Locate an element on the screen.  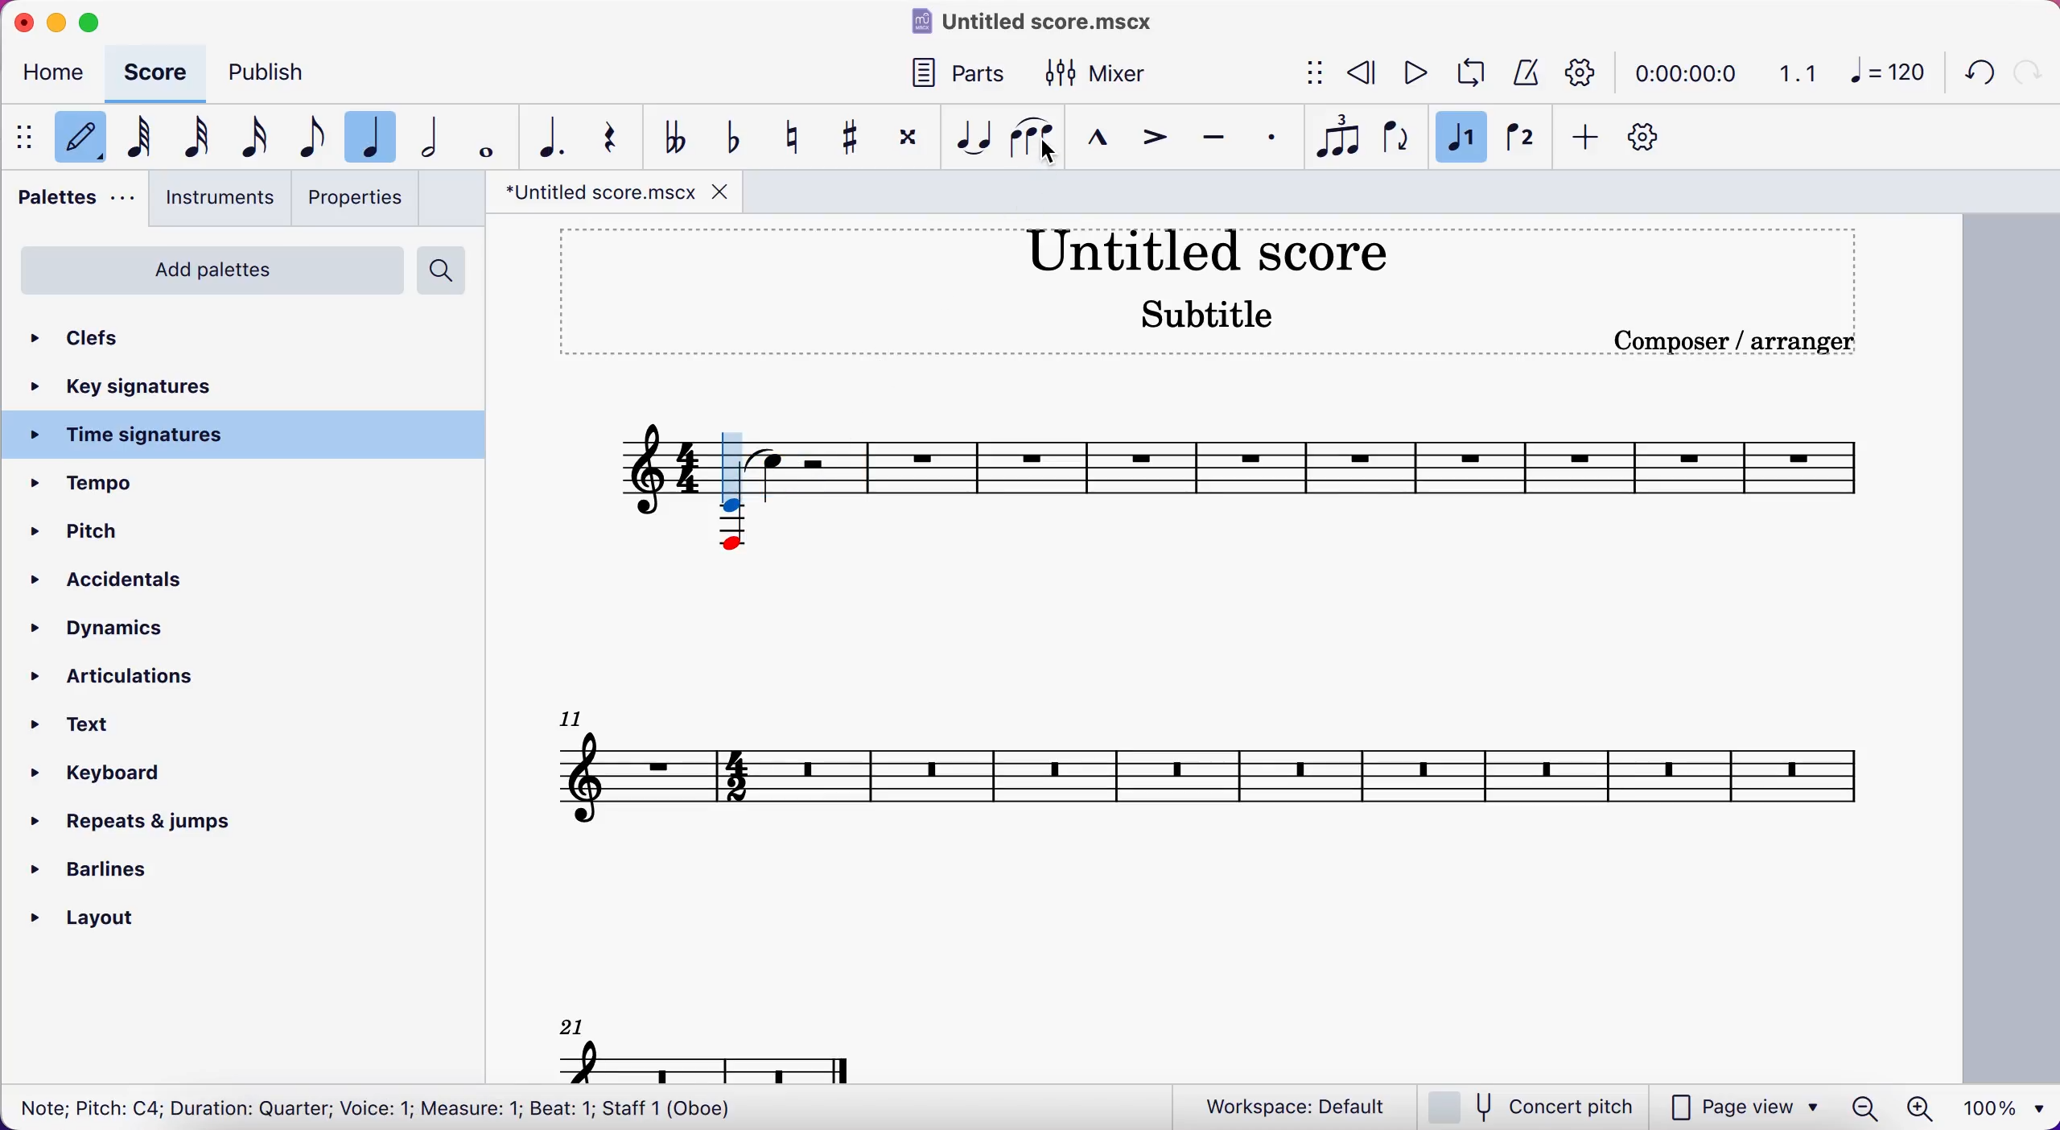
instruments is located at coordinates (221, 201).